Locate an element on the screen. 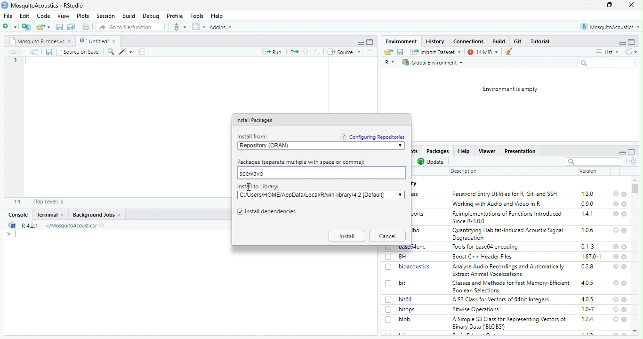  checkbox is located at coordinates (389, 310).